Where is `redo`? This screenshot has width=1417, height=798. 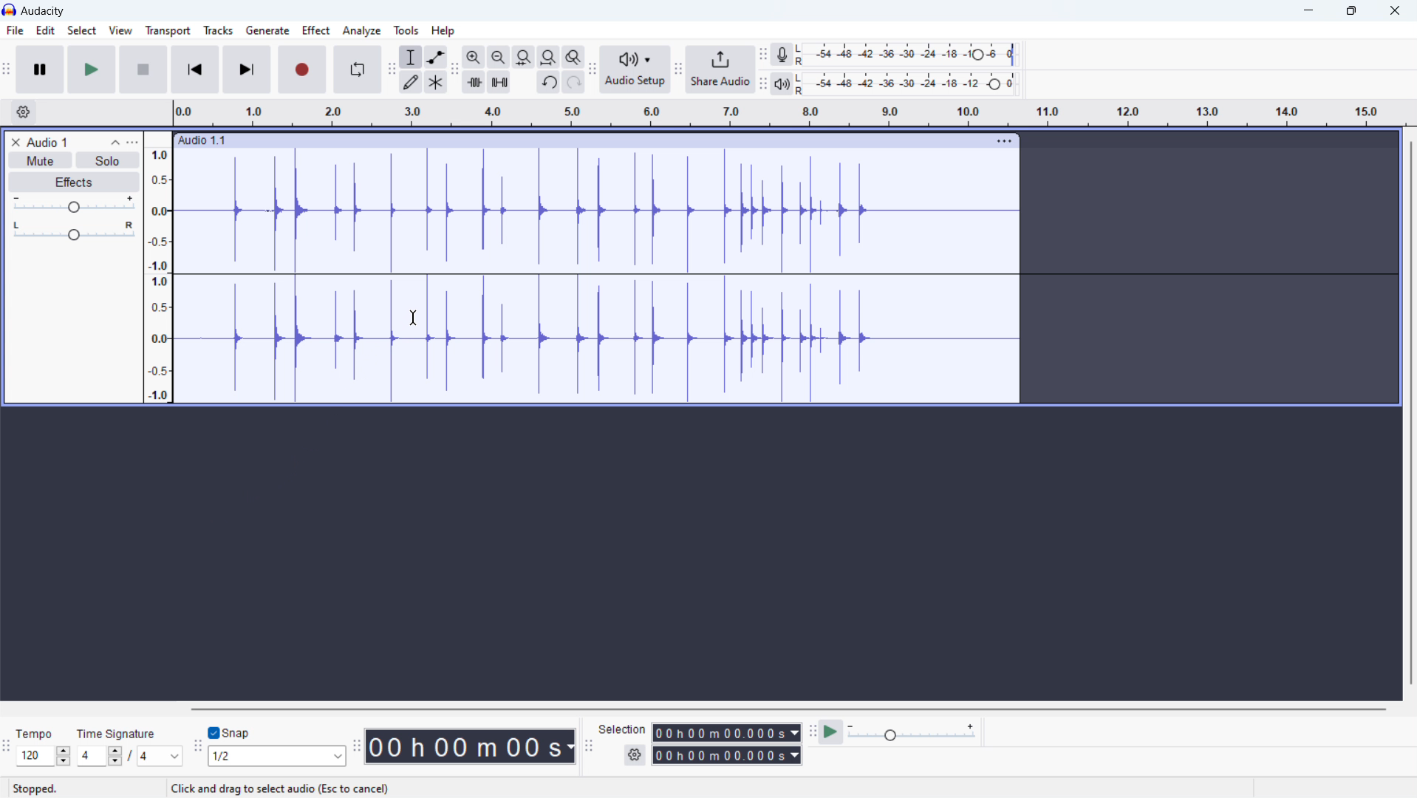 redo is located at coordinates (574, 81).